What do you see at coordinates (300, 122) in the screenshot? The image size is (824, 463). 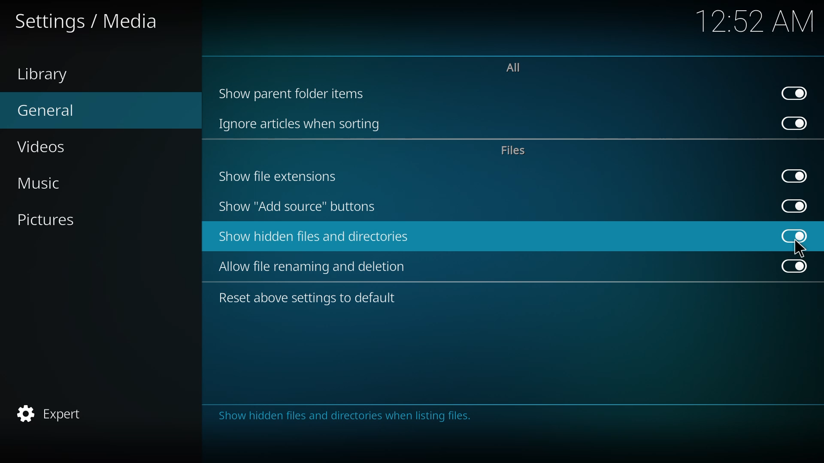 I see `ignore articles when sorting` at bounding box center [300, 122].